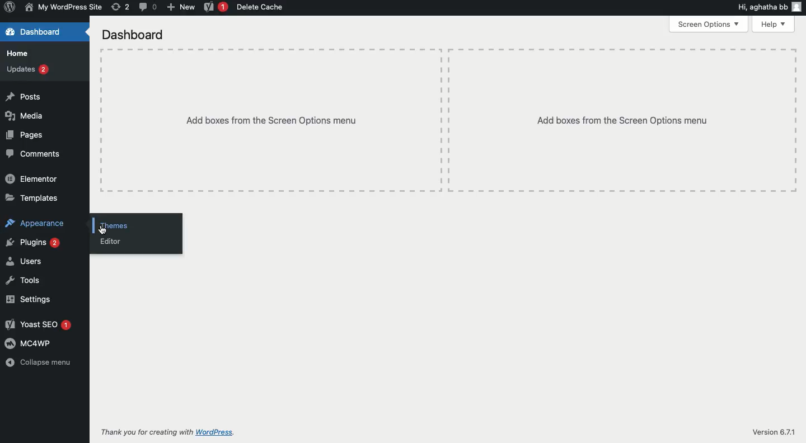 This screenshot has width=806, height=443. Describe the element at coordinates (102, 229) in the screenshot. I see `cursor` at that location.